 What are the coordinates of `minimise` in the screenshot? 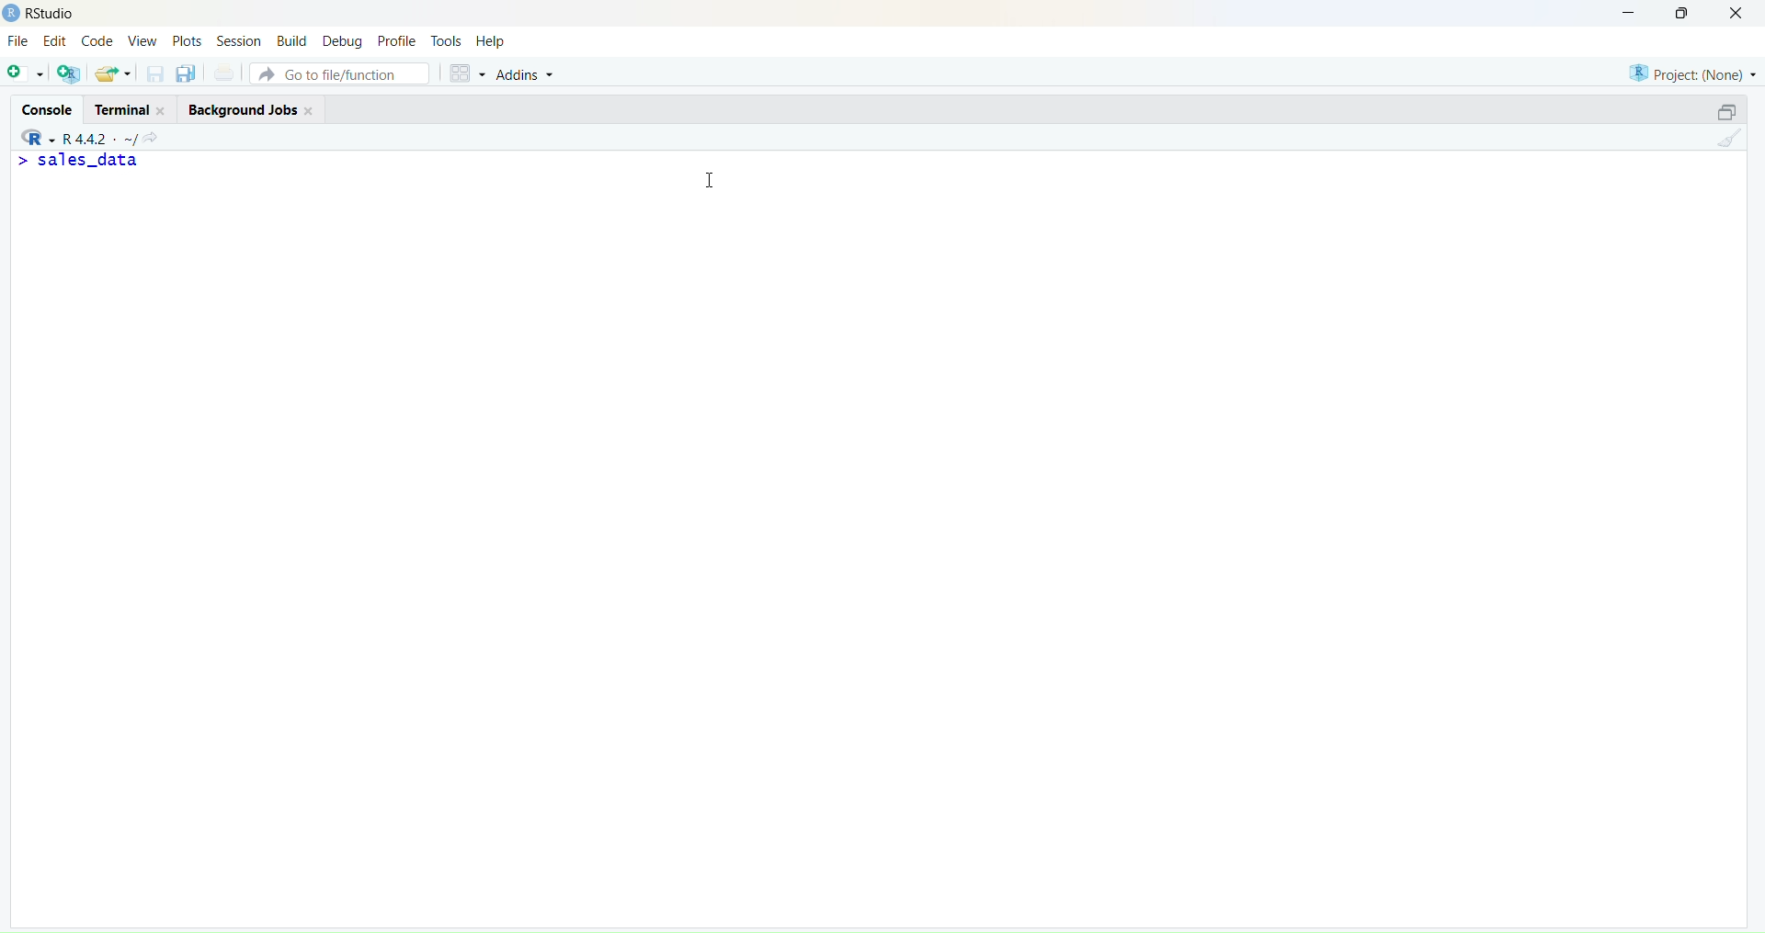 It's located at (1617, 11).